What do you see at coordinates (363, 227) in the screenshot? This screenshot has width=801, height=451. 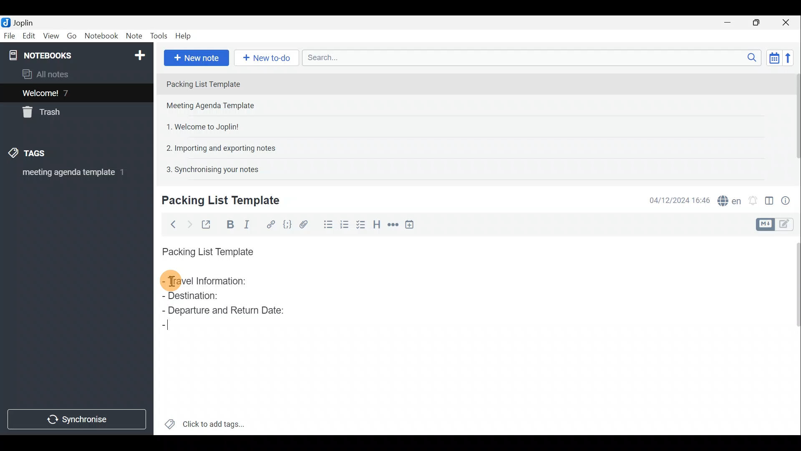 I see `Checkbox` at bounding box center [363, 227].